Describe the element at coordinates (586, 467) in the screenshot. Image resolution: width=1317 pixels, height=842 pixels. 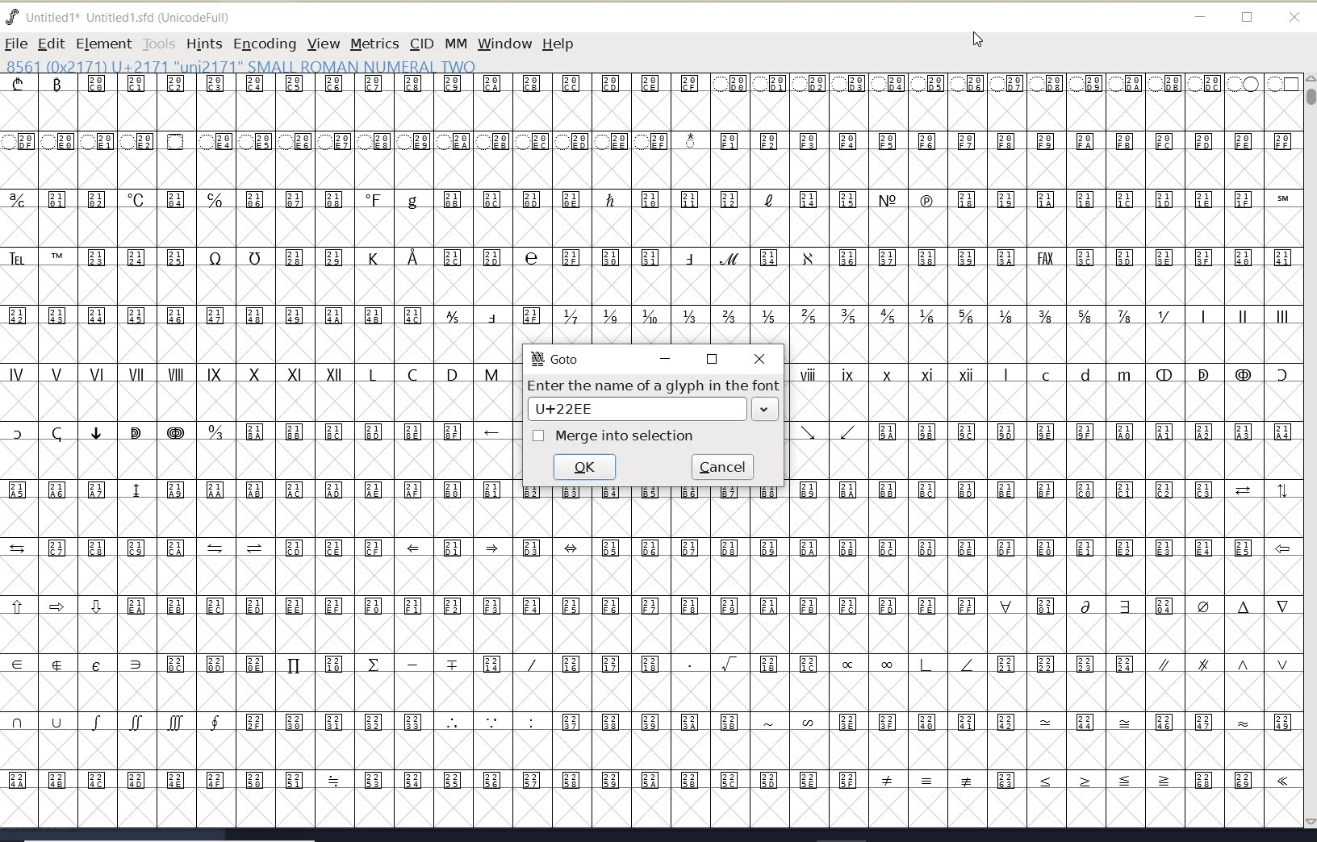
I see `ok` at that location.